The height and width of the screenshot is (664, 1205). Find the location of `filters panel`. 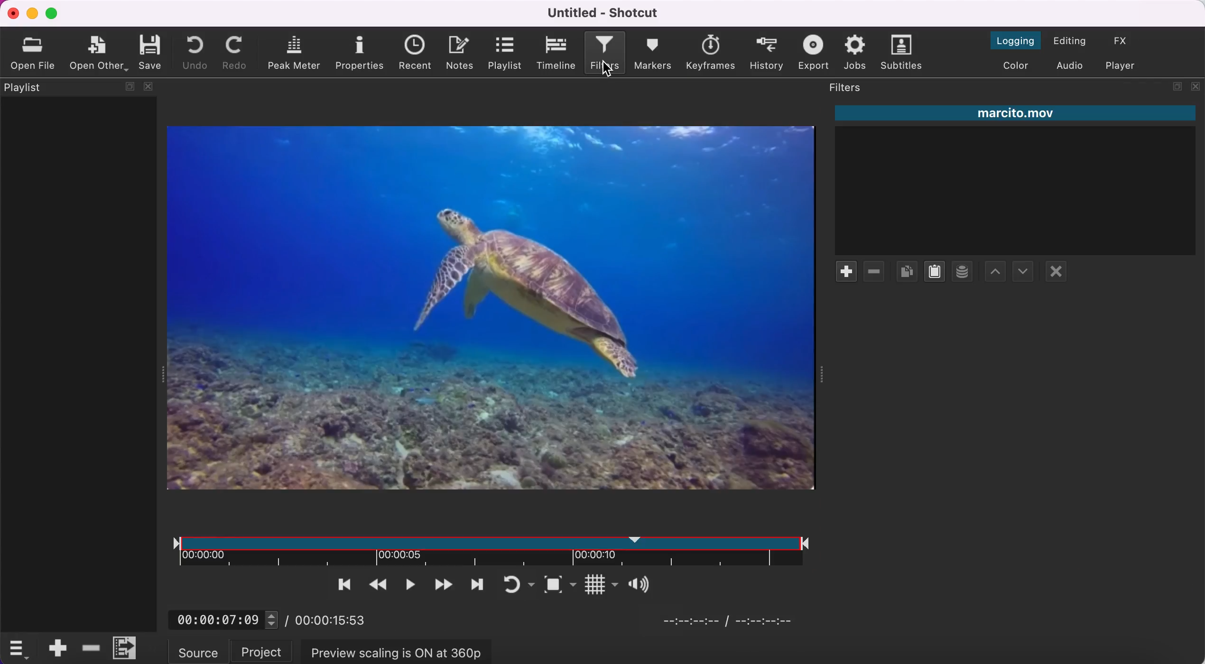

filters panel is located at coordinates (854, 89).